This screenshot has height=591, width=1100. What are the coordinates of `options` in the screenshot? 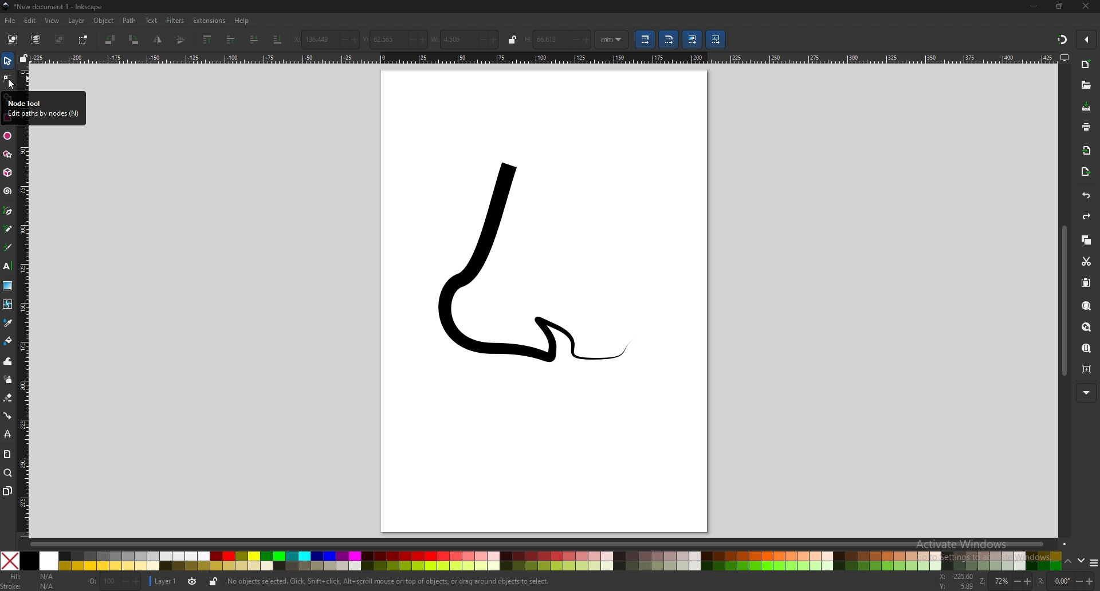 It's located at (1093, 564).